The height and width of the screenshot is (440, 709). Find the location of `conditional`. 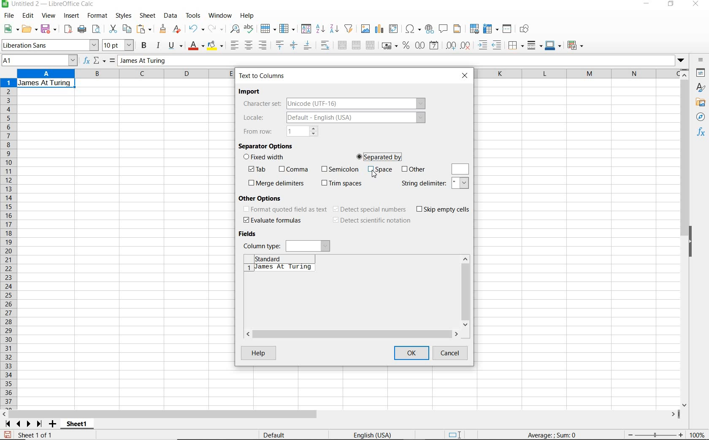

conditional is located at coordinates (576, 45).